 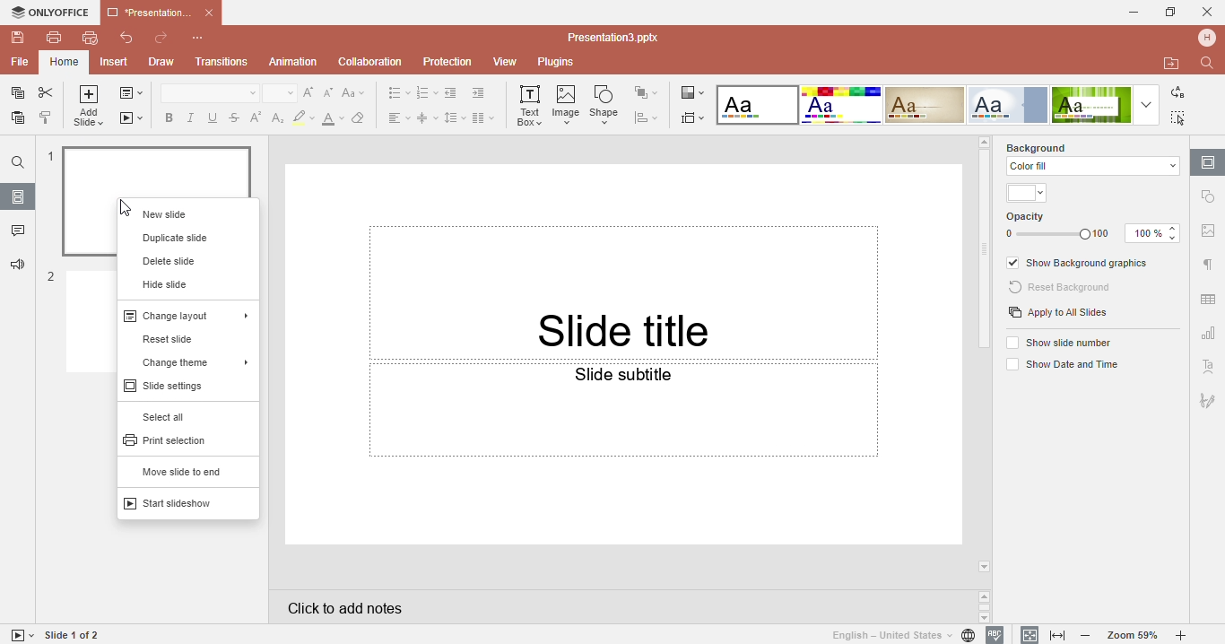 What do you see at coordinates (650, 117) in the screenshot?
I see `Align shape` at bounding box center [650, 117].